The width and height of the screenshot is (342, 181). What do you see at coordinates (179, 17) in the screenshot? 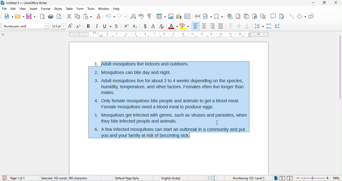
I see `chart` at bounding box center [179, 17].